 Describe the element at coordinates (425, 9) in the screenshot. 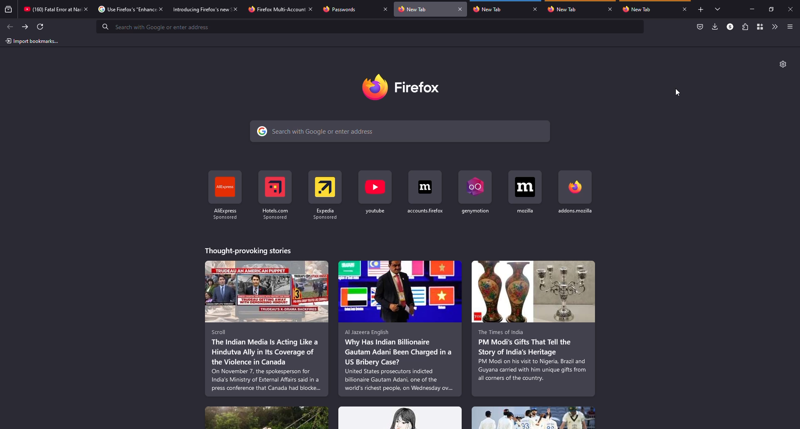

I see `tab` at that location.